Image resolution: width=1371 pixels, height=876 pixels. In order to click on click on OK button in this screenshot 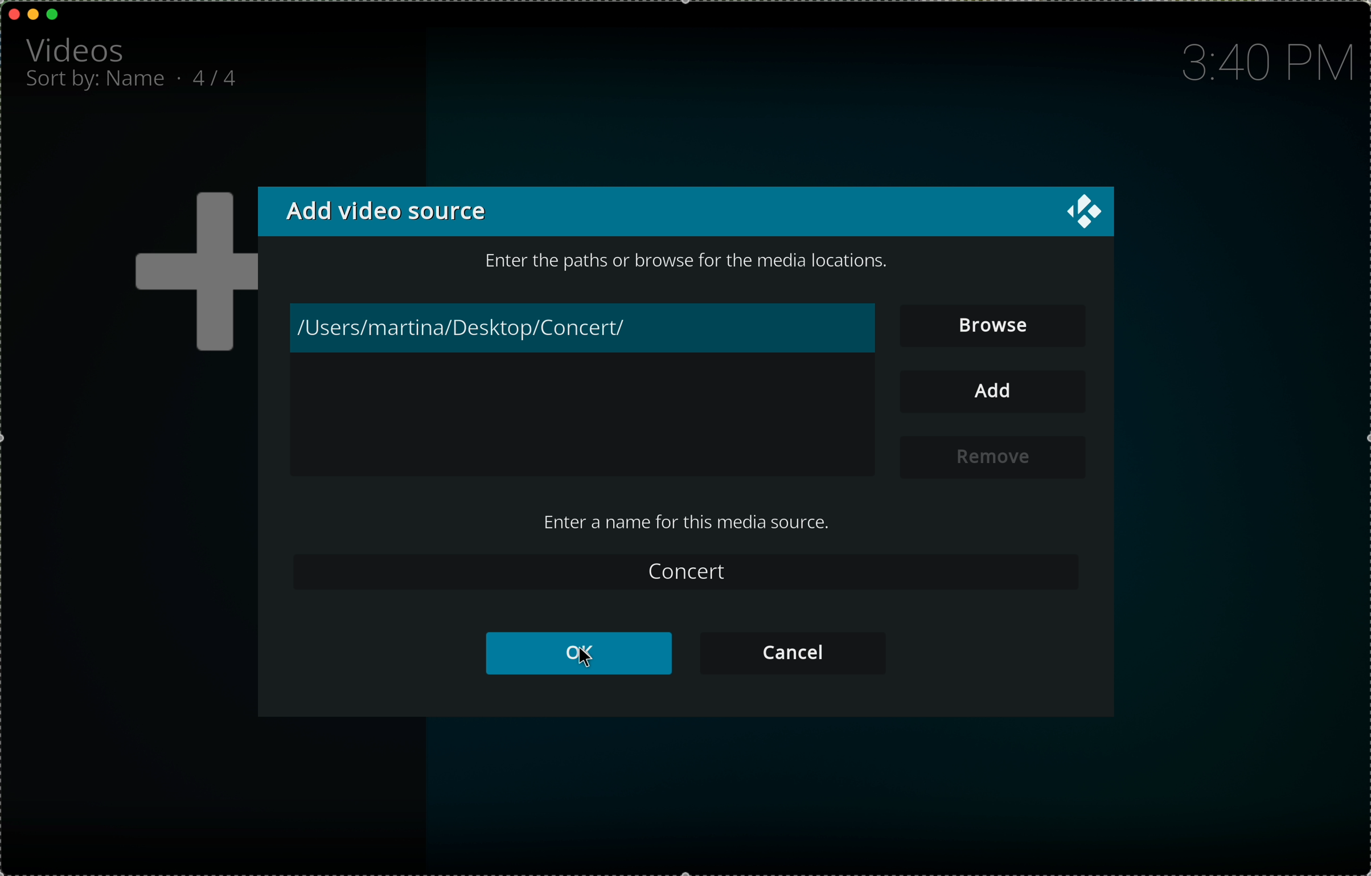, I will do `click(577, 653)`.